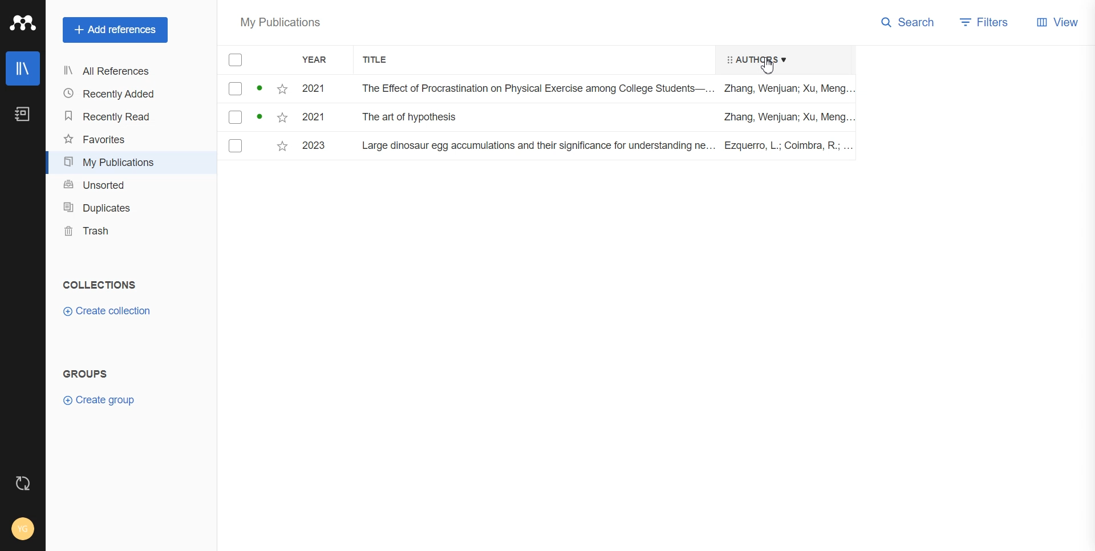  Describe the element at coordinates (770, 65) in the screenshot. I see `Cursor` at that location.